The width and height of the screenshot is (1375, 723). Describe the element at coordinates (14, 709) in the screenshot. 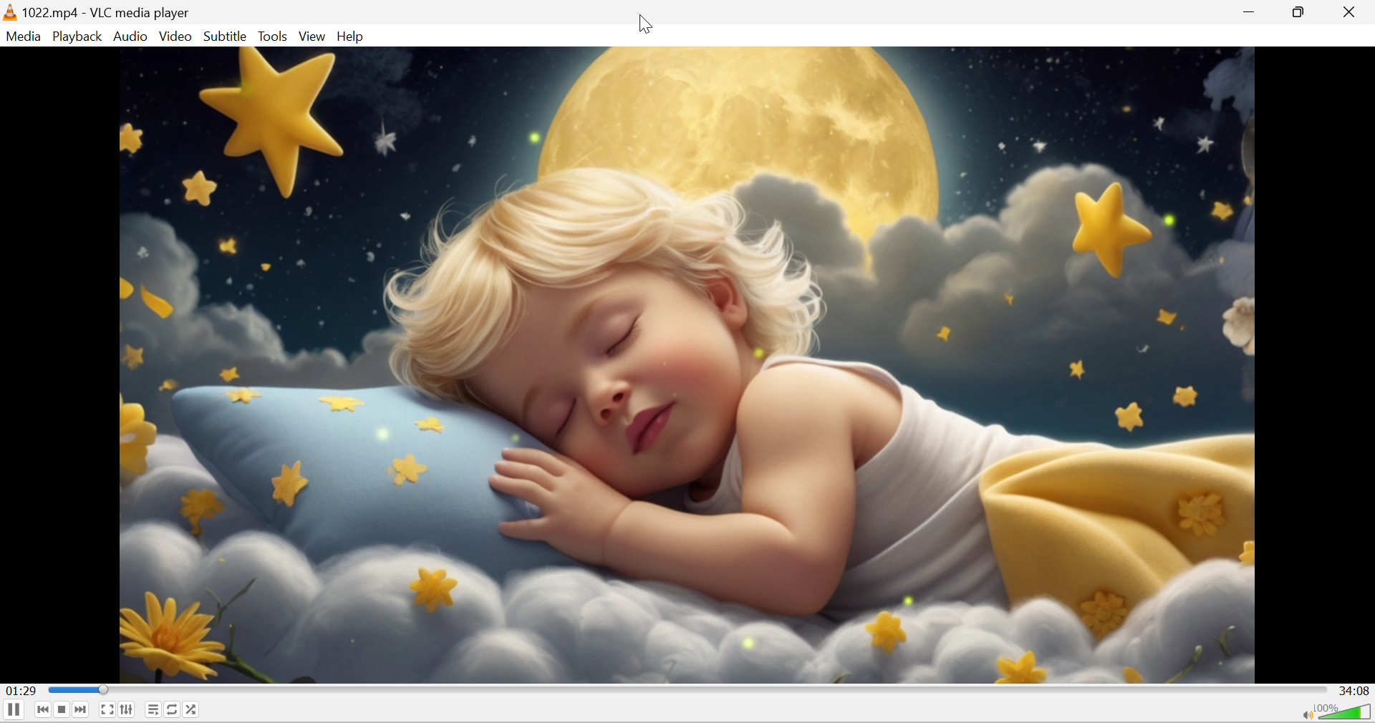

I see `Pause the playback` at that location.